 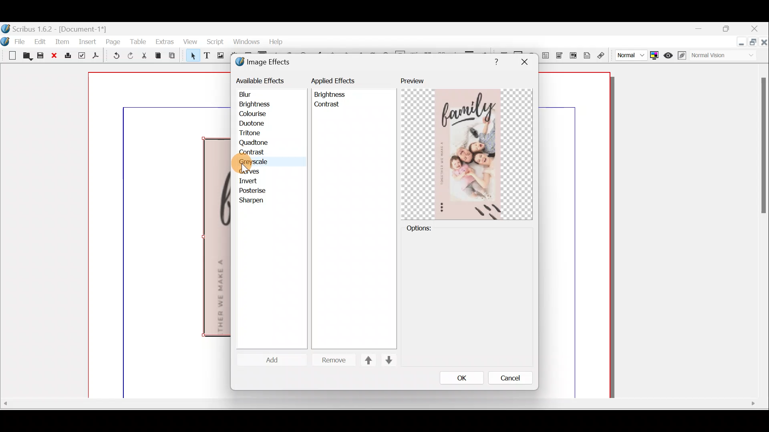 I want to click on Save, so click(x=40, y=55).